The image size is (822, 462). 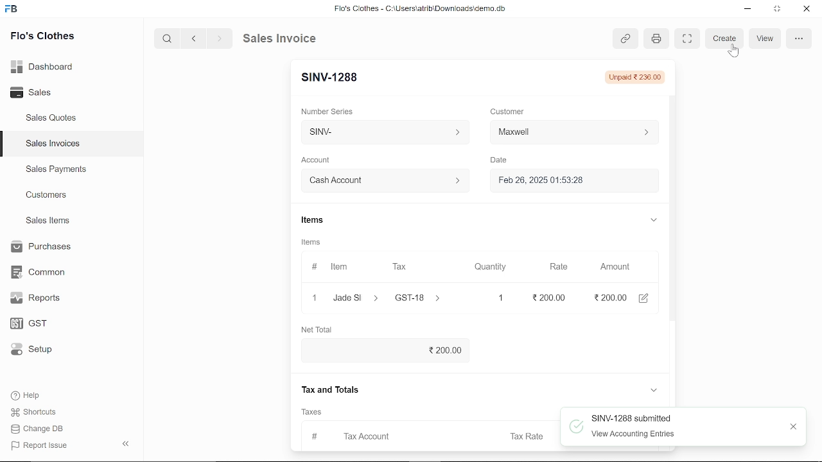 What do you see at coordinates (402, 267) in the screenshot?
I see `Tax` at bounding box center [402, 267].